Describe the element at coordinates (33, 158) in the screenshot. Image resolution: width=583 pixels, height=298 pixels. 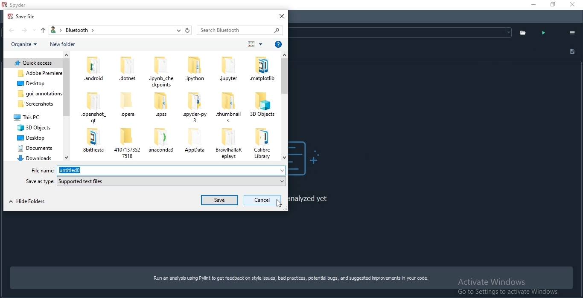
I see `downloads` at that location.